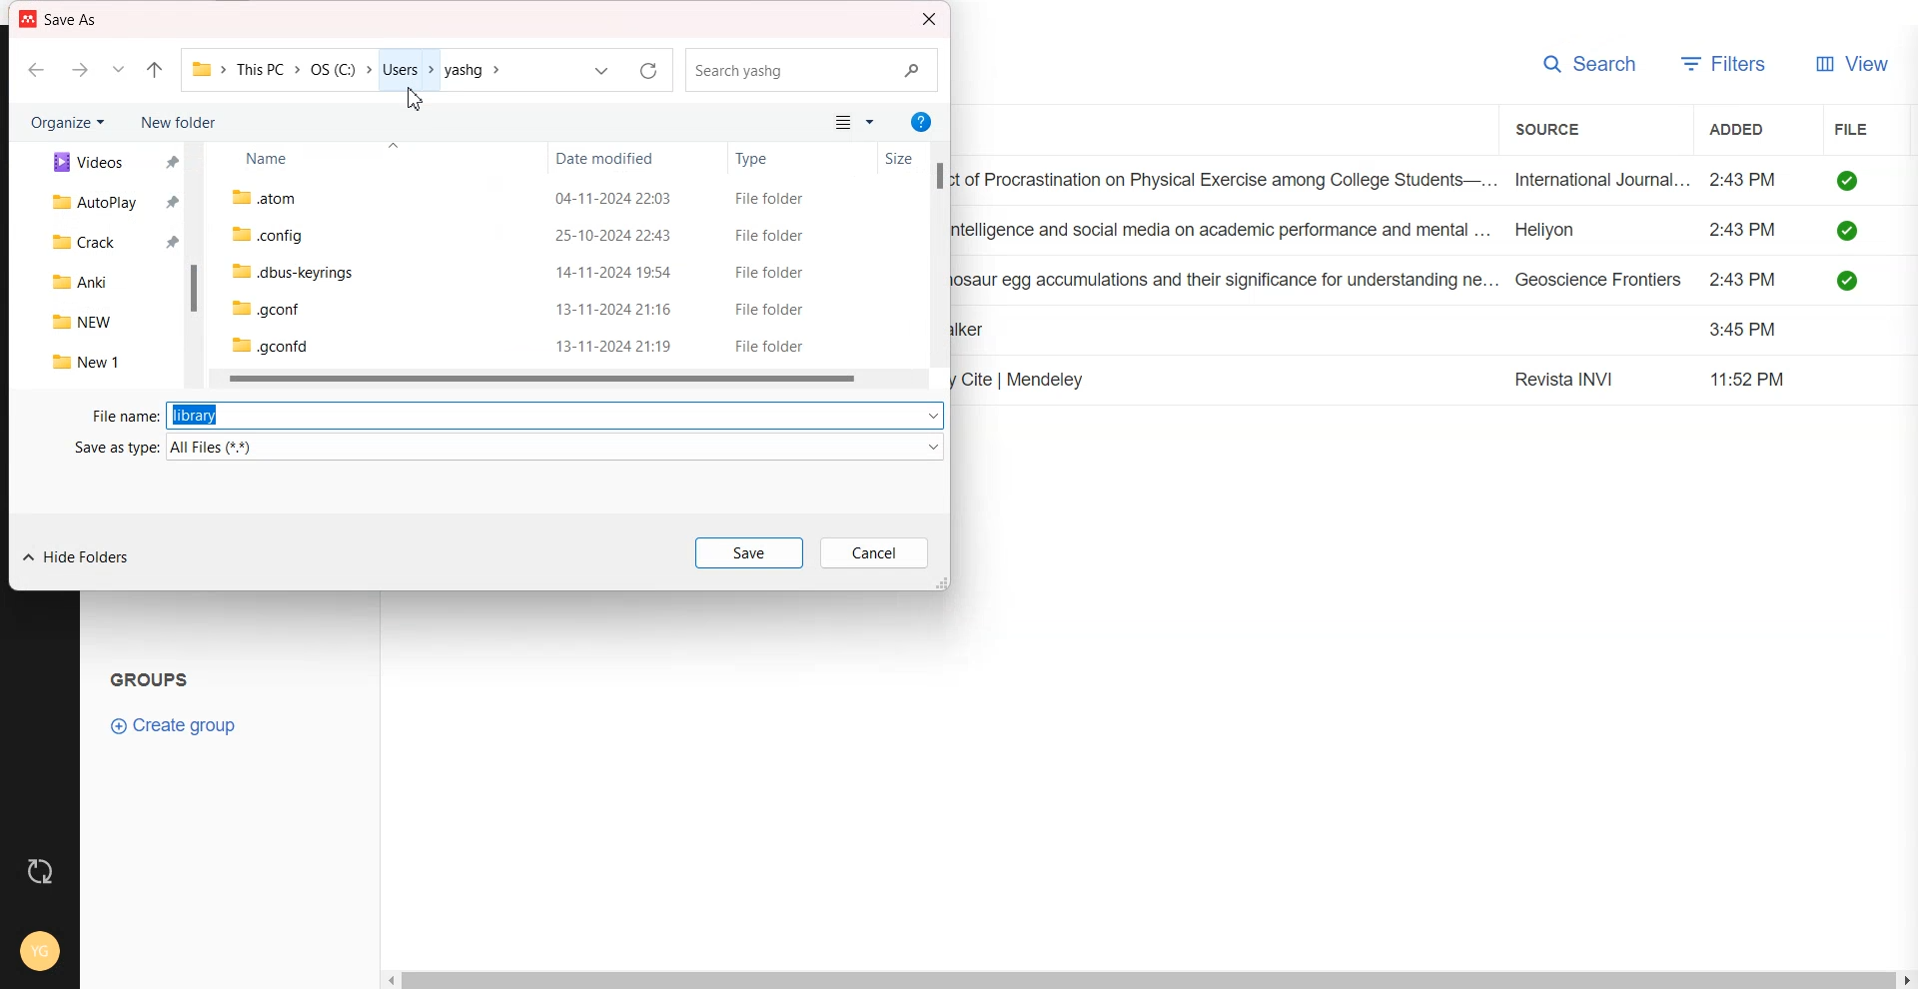  I want to click on International Journal..., so click(1603, 180).